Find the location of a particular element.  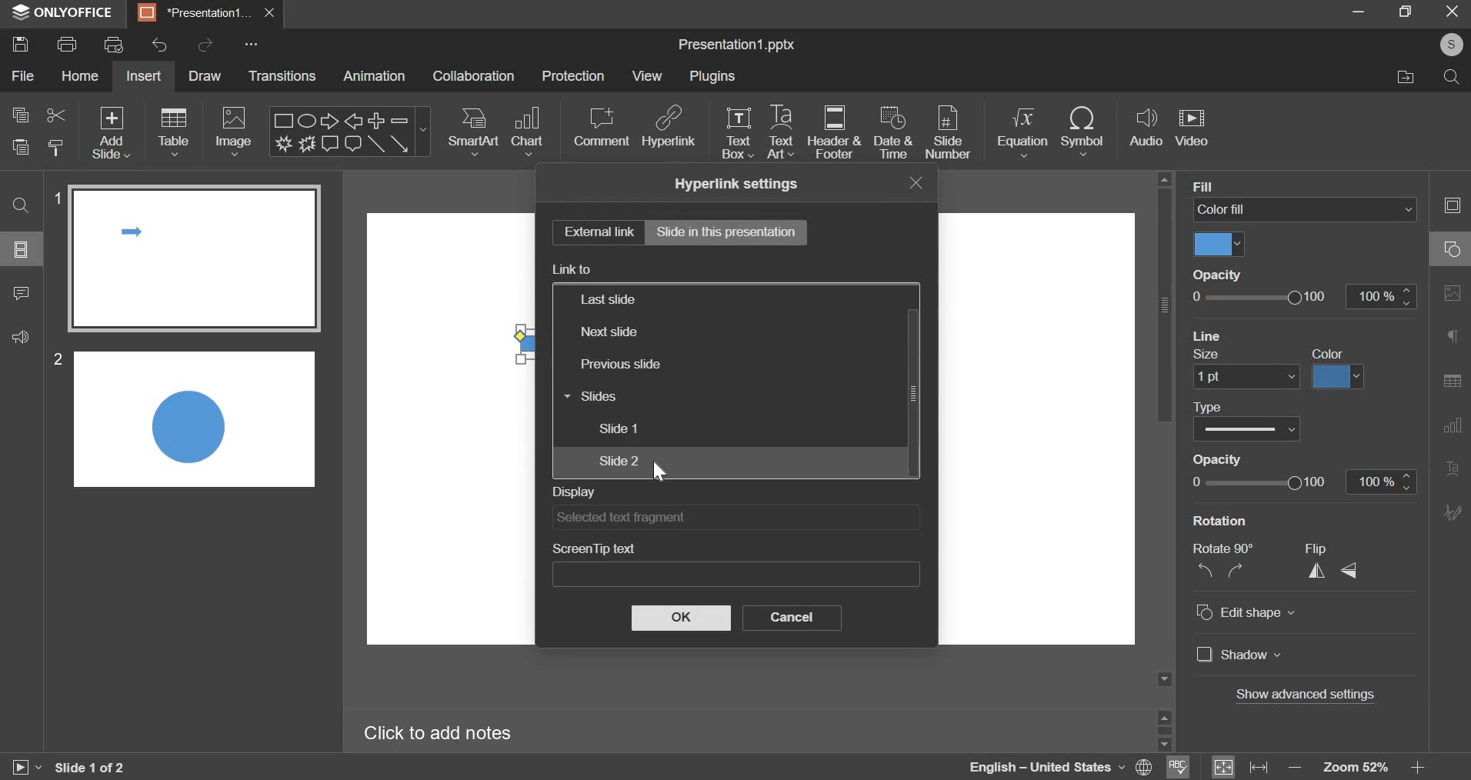

animation is located at coordinates (375, 75).